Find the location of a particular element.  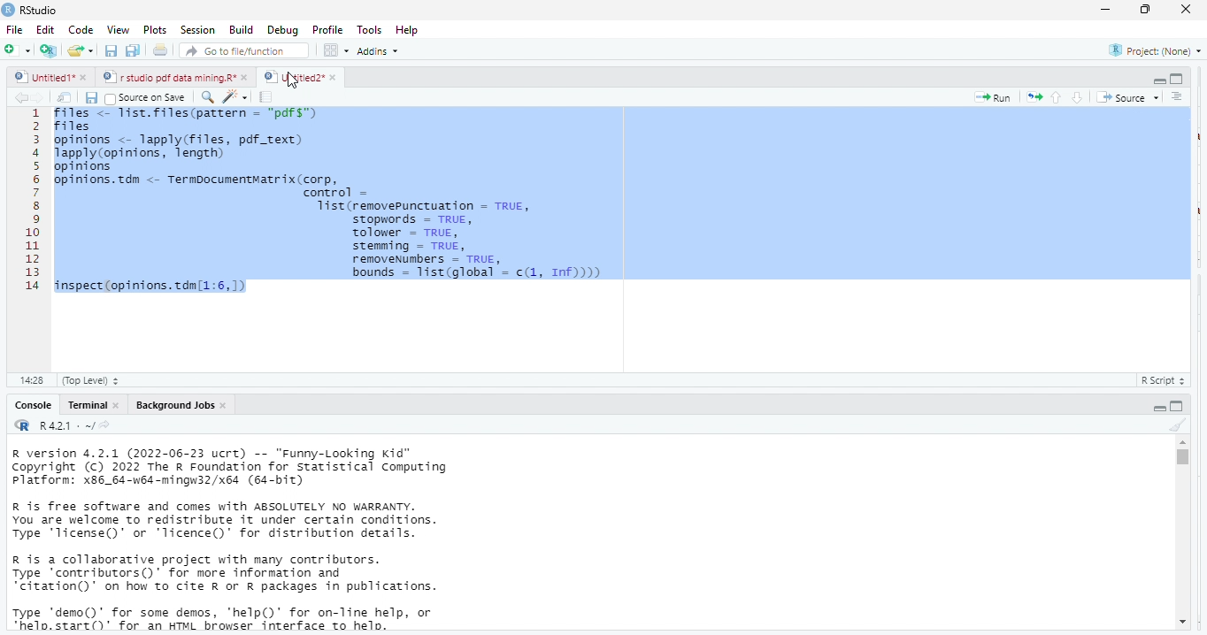

rs studio logo is located at coordinates (8, 9).